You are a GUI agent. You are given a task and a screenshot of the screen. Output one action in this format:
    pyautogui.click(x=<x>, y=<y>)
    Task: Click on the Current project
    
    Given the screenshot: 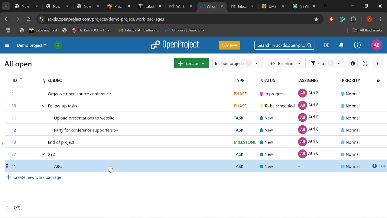 What is the action you would take?
    pyautogui.click(x=31, y=45)
    